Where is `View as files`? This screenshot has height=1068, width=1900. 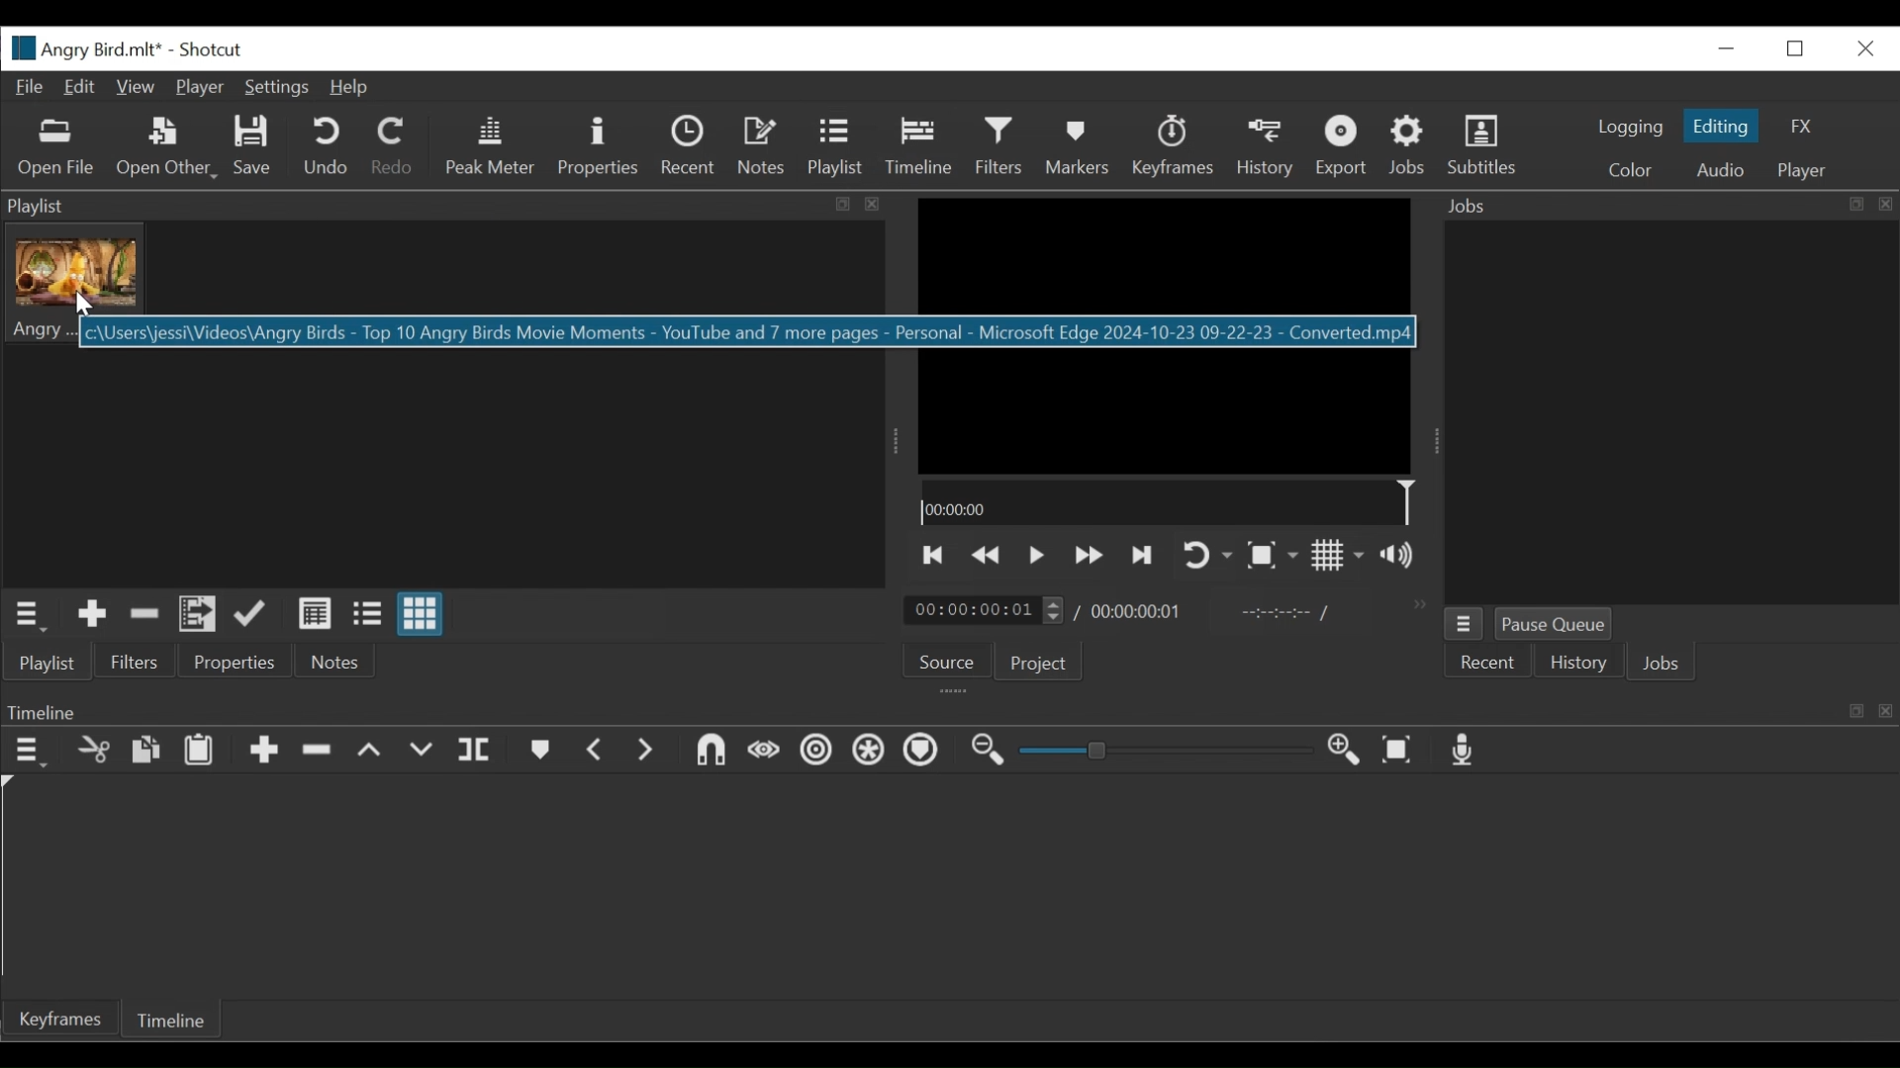 View as files is located at coordinates (370, 615).